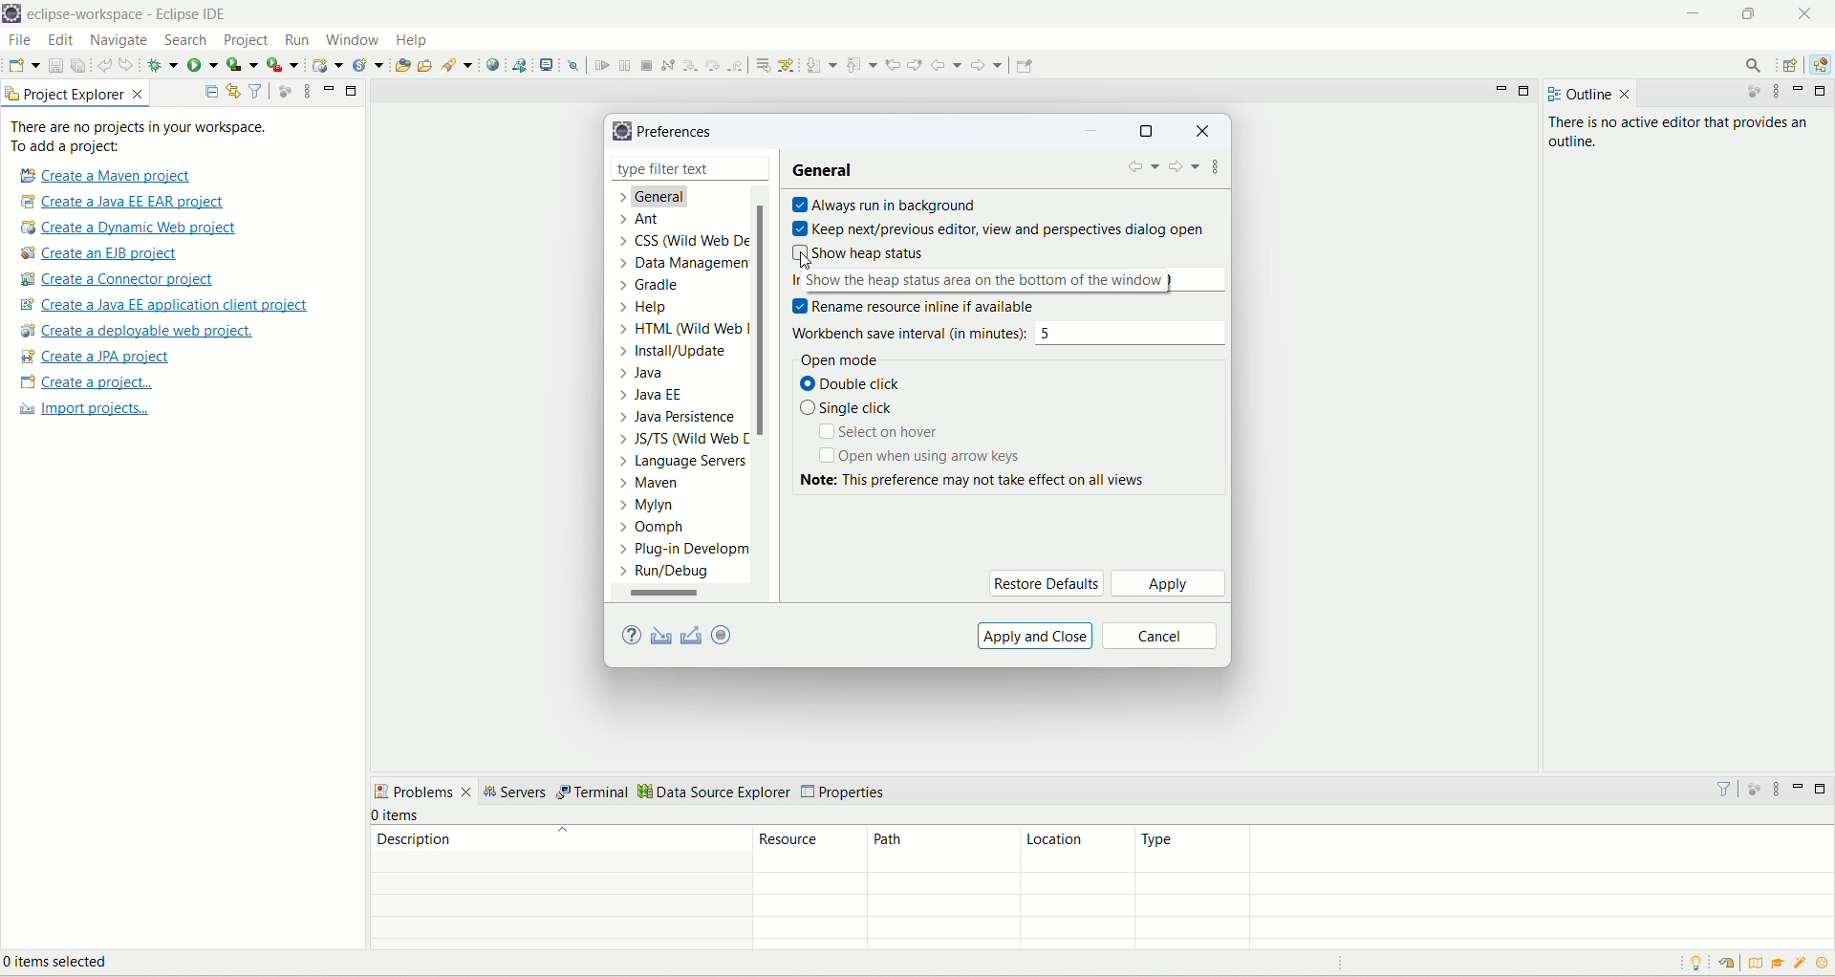 The width and height of the screenshot is (1835, 977). I want to click on search, so click(459, 65).